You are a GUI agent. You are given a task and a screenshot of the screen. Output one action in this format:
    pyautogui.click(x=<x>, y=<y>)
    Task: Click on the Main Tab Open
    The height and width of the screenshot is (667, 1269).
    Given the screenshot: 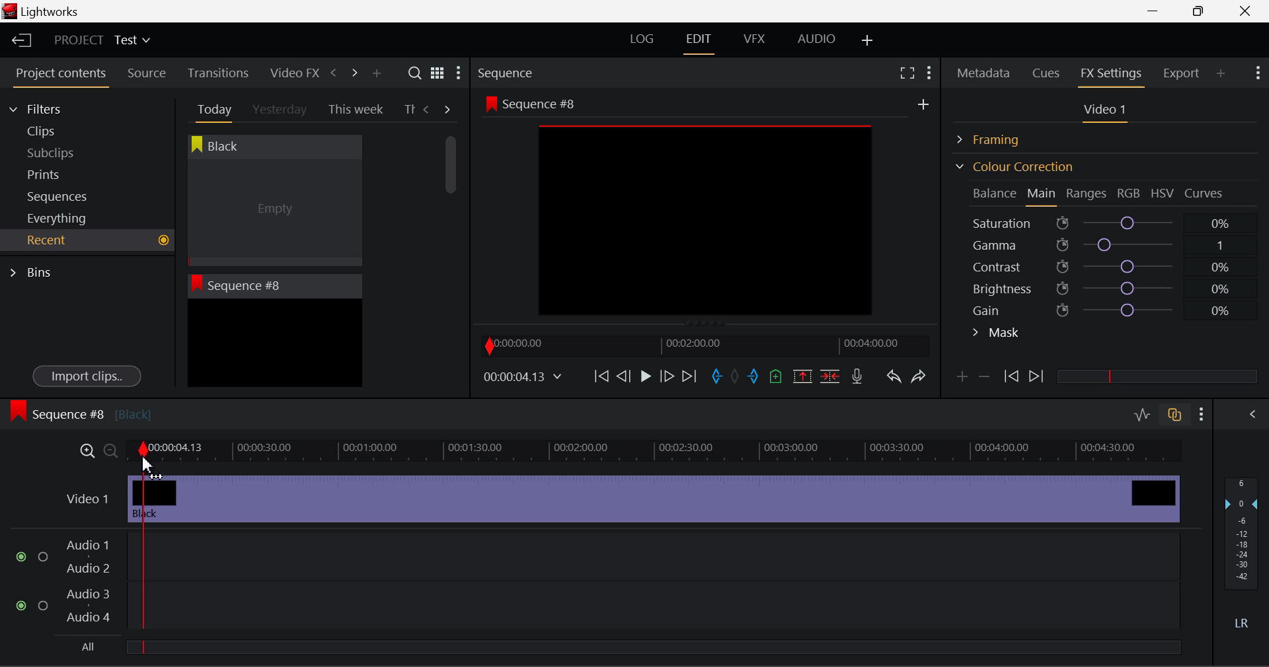 What is the action you would take?
    pyautogui.click(x=1042, y=195)
    